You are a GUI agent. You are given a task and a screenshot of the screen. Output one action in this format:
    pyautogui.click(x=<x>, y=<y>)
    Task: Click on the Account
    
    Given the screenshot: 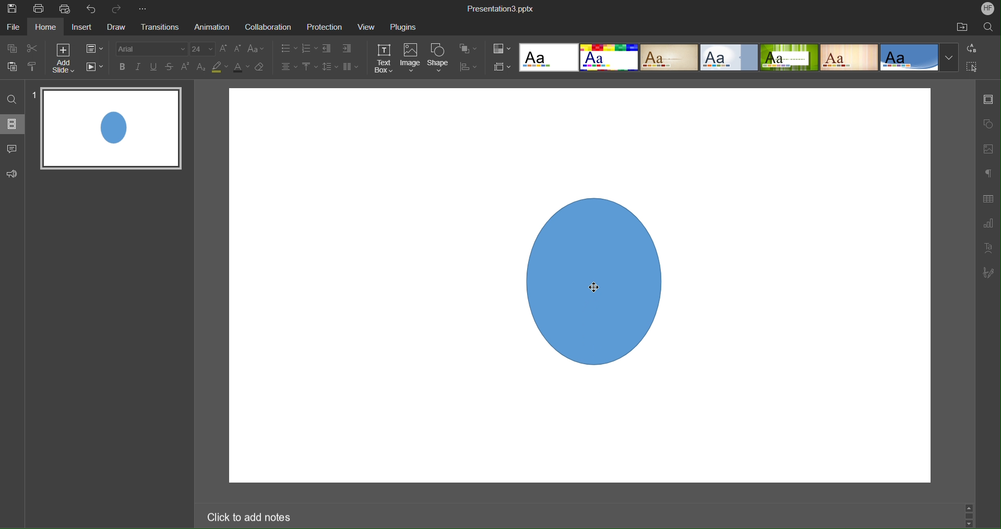 What is the action you would take?
    pyautogui.click(x=988, y=9)
    